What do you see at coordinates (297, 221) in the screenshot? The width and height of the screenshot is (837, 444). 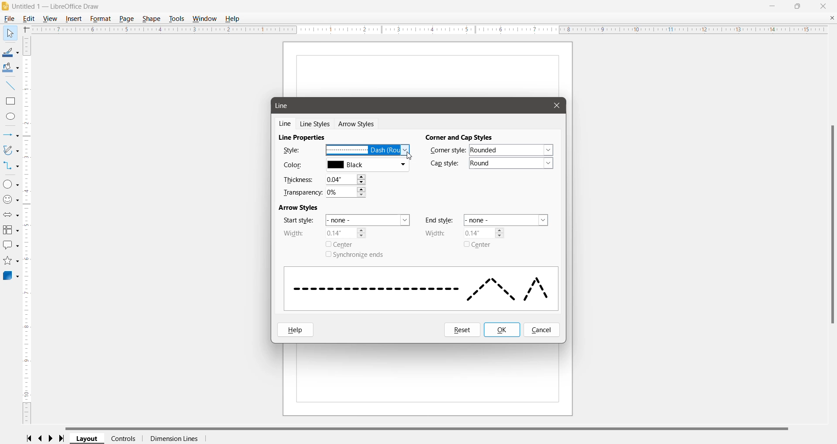 I see `Star style` at bounding box center [297, 221].